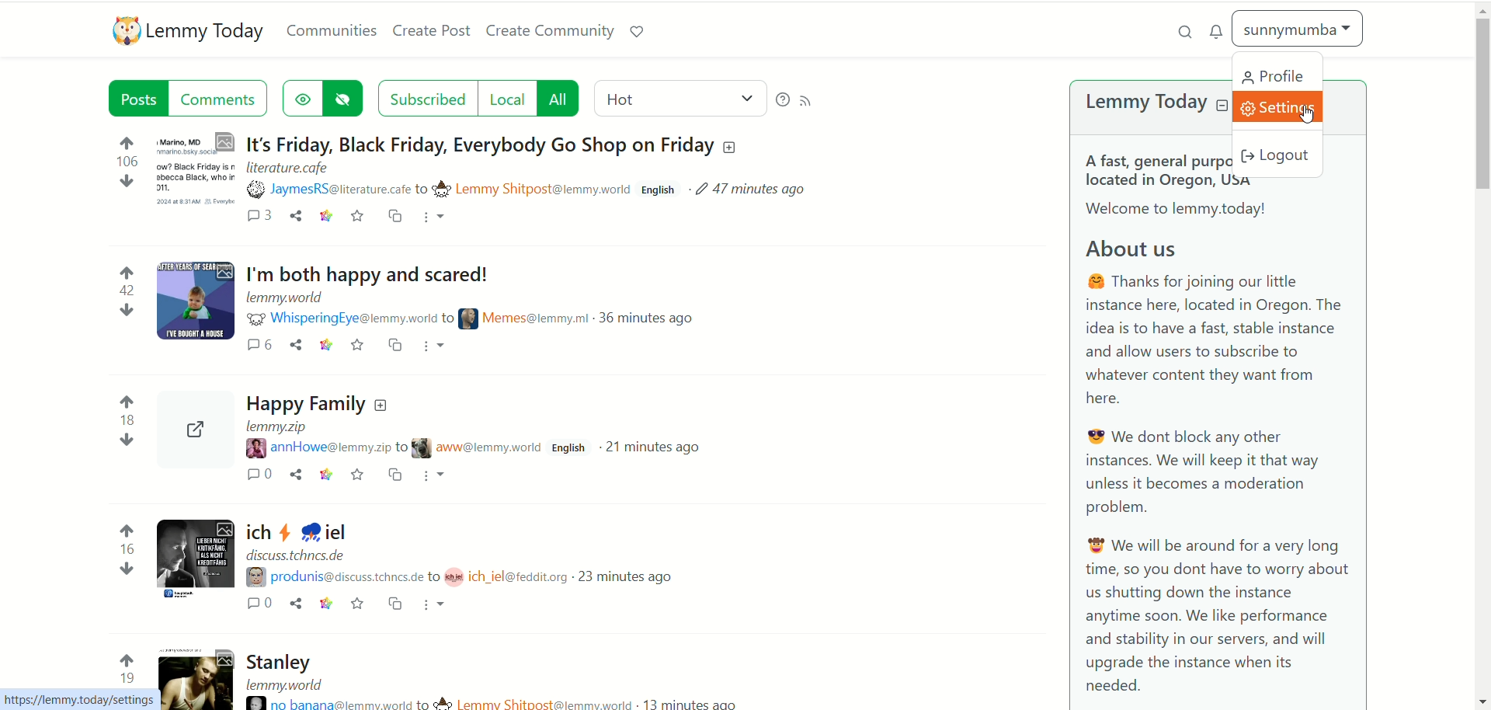  What do you see at coordinates (76, 701) in the screenshot?
I see `https://lemmv.todav/setting` at bounding box center [76, 701].